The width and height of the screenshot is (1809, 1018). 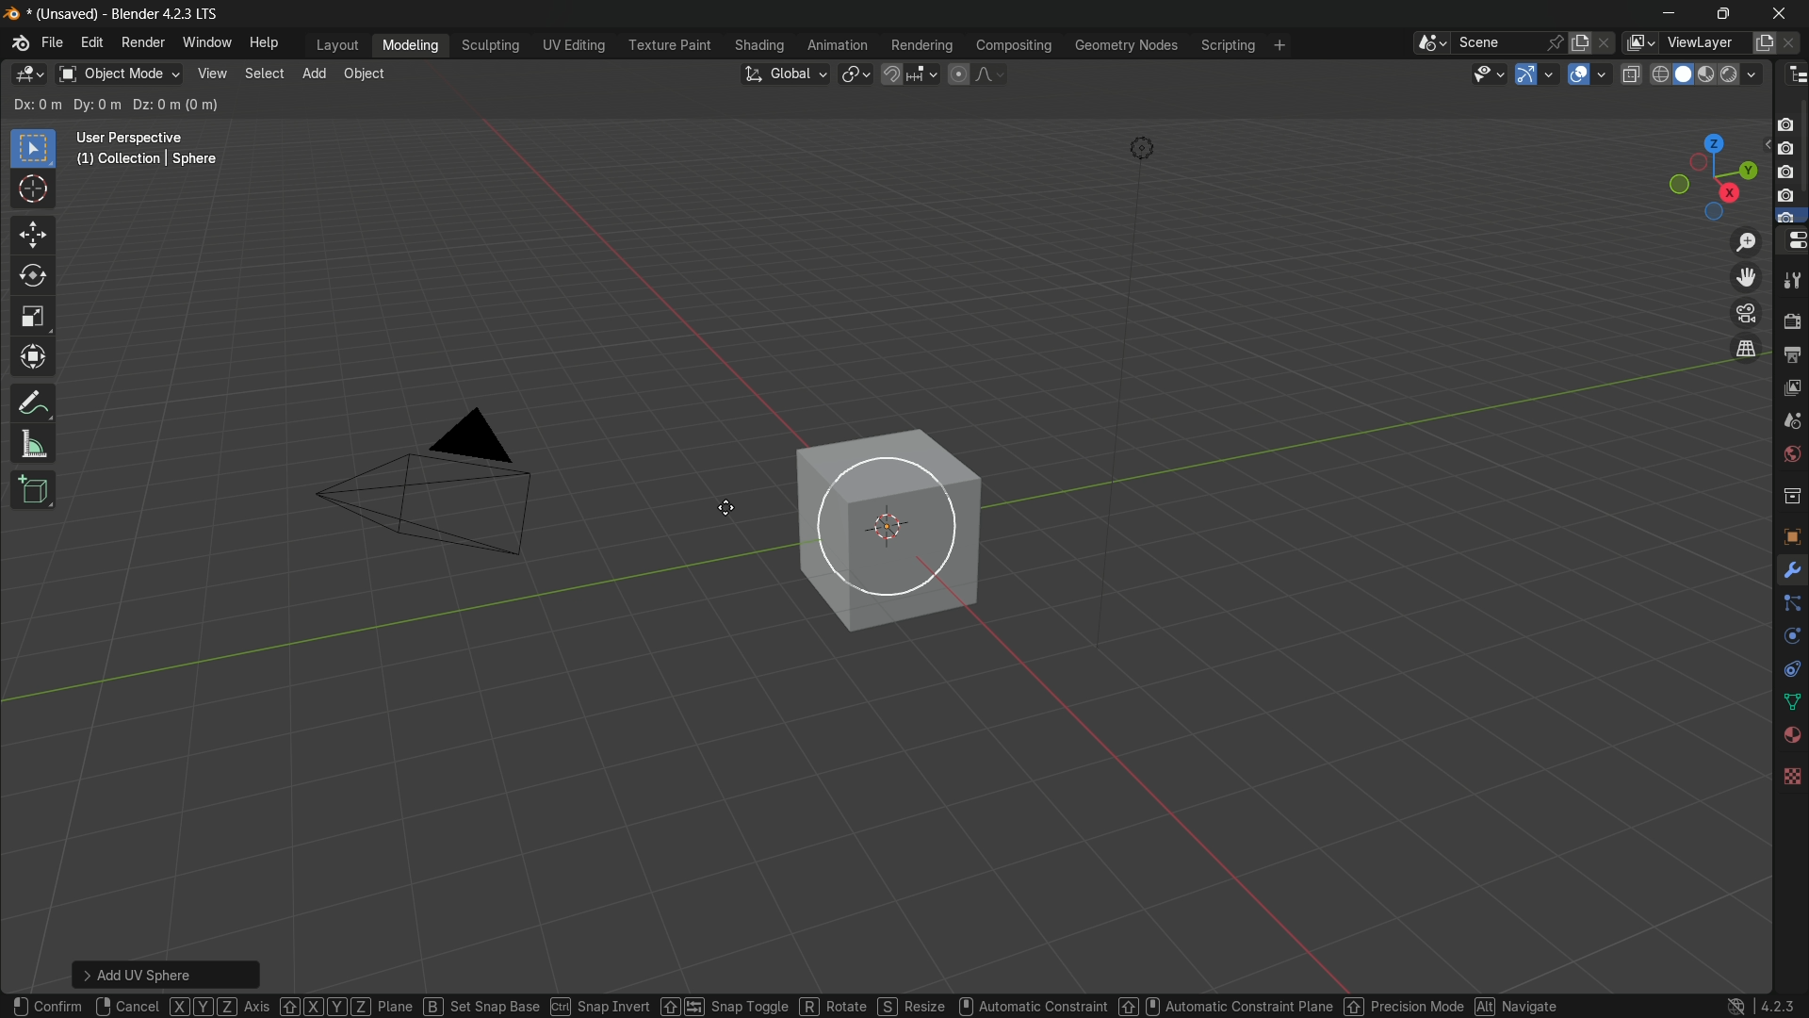 What do you see at coordinates (119, 104) in the screenshot?
I see `intersect existing selection` at bounding box center [119, 104].